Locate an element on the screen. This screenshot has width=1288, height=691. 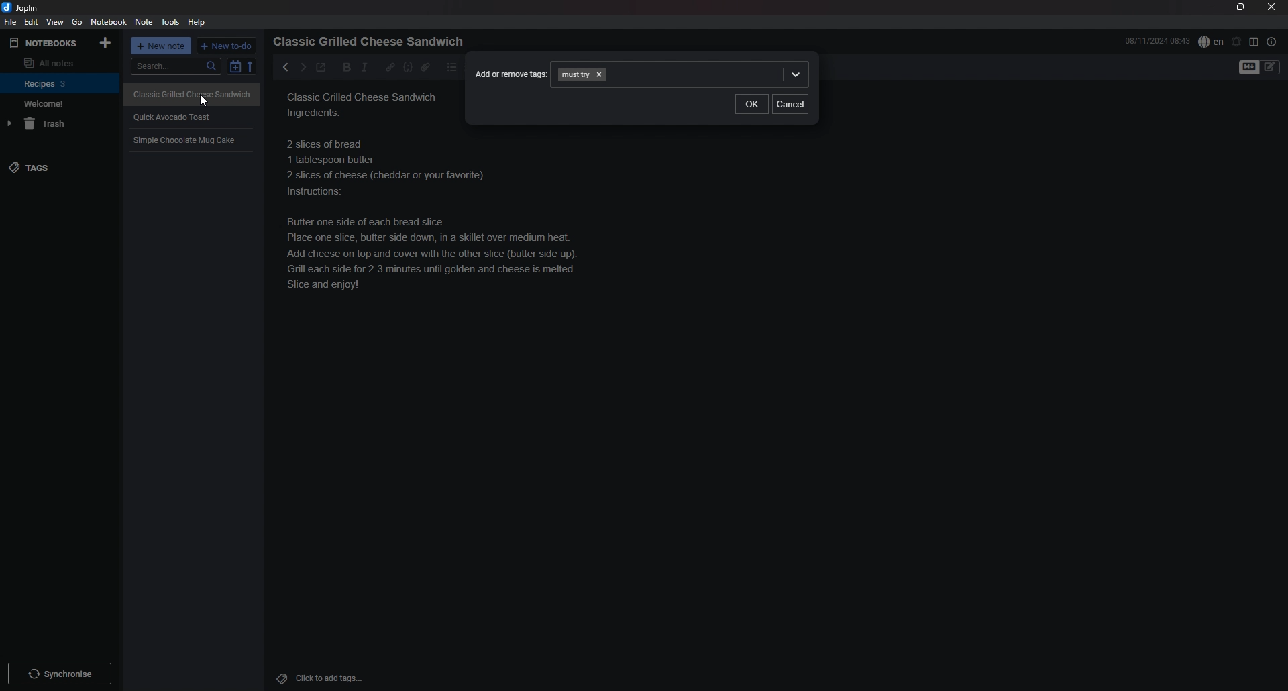
Simple chocolate mug cake is located at coordinates (364, 127).